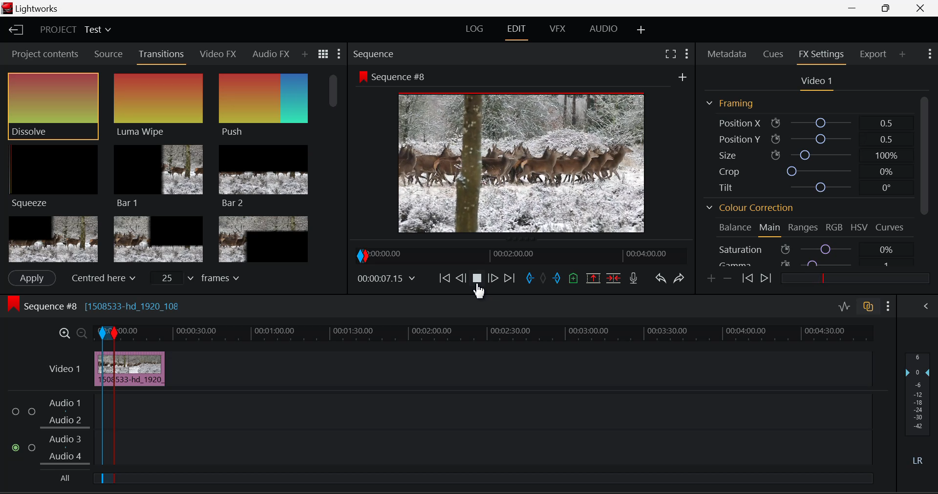 This screenshot has height=494, width=938. What do you see at coordinates (875, 54) in the screenshot?
I see `Export` at bounding box center [875, 54].